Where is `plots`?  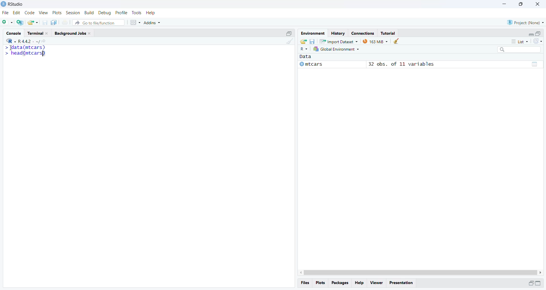 plots is located at coordinates (321, 283).